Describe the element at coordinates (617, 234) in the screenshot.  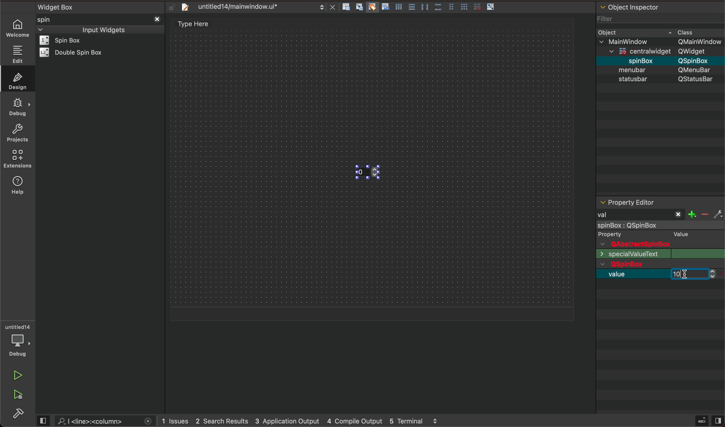
I see `text` at that location.